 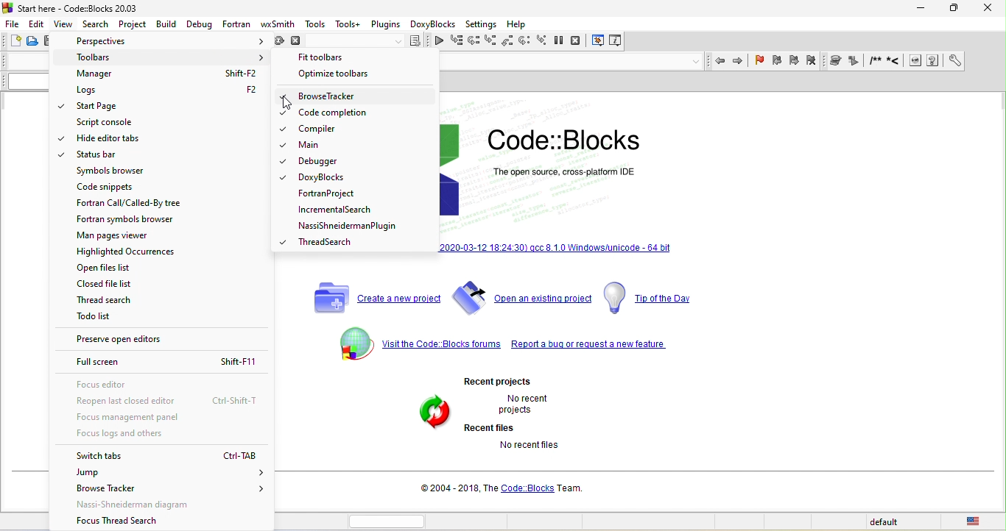 What do you see at coordinates (130, 203) in the screenshot?
I see `fortran call/called by free` at bounding box center [130, 203].